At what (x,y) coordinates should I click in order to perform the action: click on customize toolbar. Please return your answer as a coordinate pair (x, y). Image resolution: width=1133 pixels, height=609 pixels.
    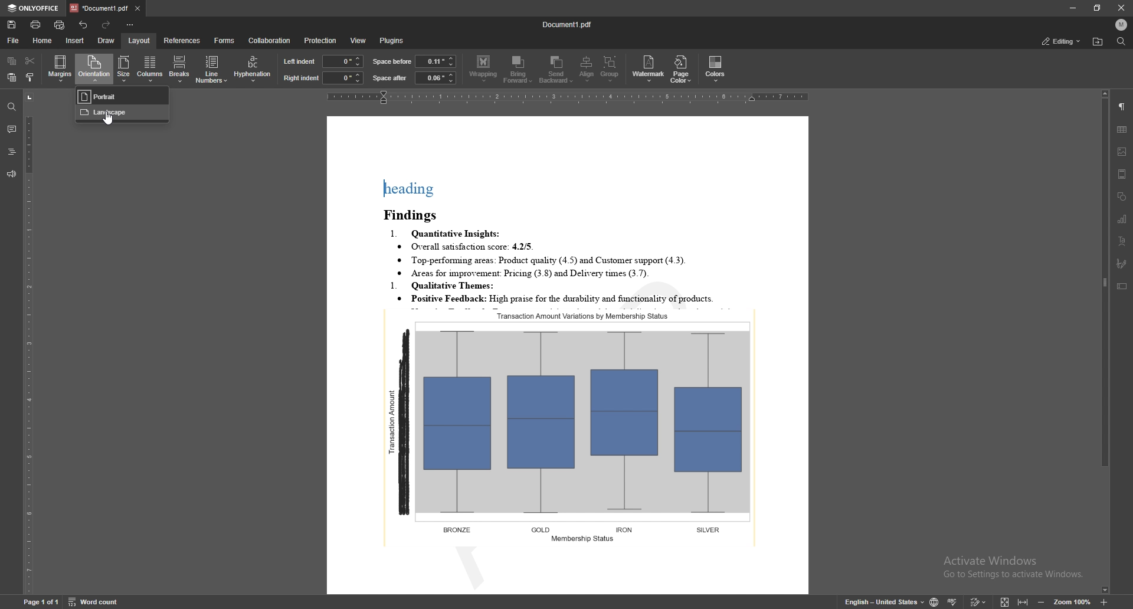
    Looking at the image, I should click on (129, 24).